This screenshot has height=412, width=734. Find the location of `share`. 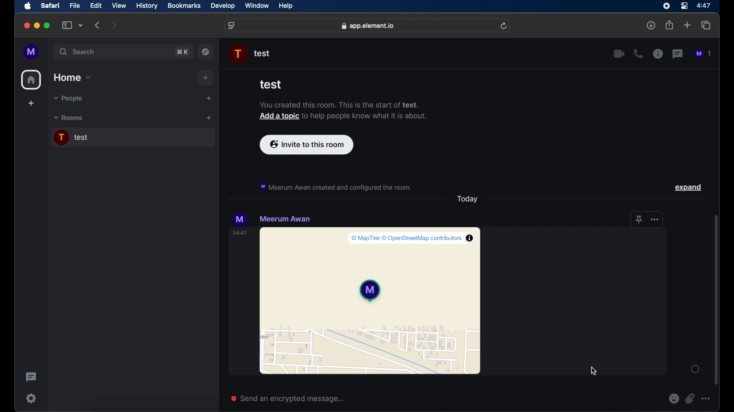

share is located at coordinates (669, 25).